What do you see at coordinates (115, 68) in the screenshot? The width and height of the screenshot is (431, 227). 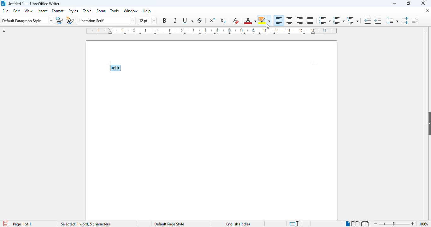 I see `hello` at bounding box center [115, 68].